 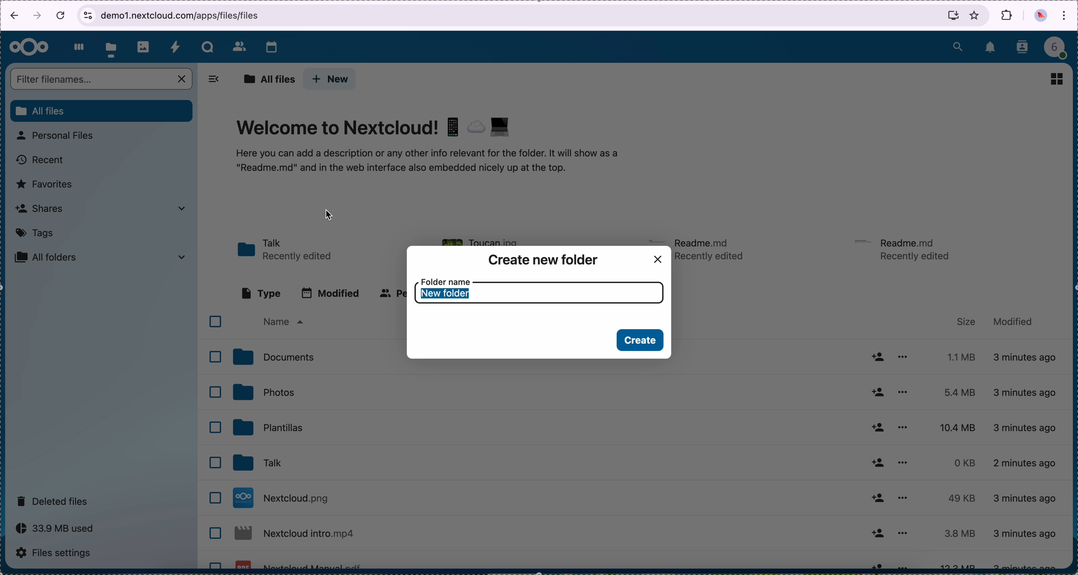 I want to click on Nextcloud file, so click(x=299, y=563).